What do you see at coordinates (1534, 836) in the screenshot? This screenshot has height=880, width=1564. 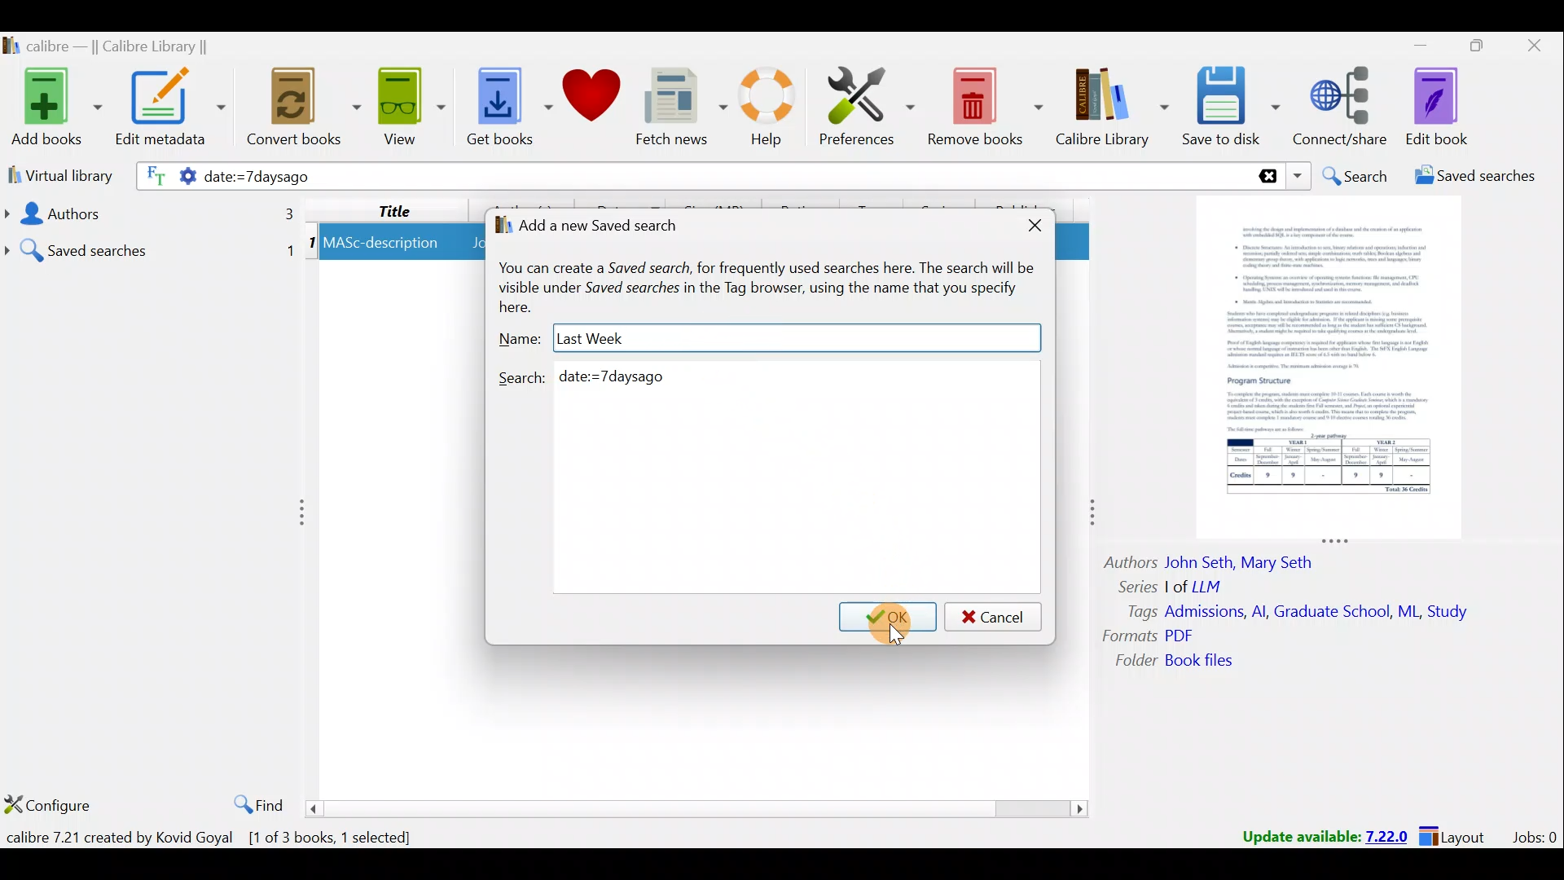 I see `Jobs:0` at bounding box center [1534, 836].